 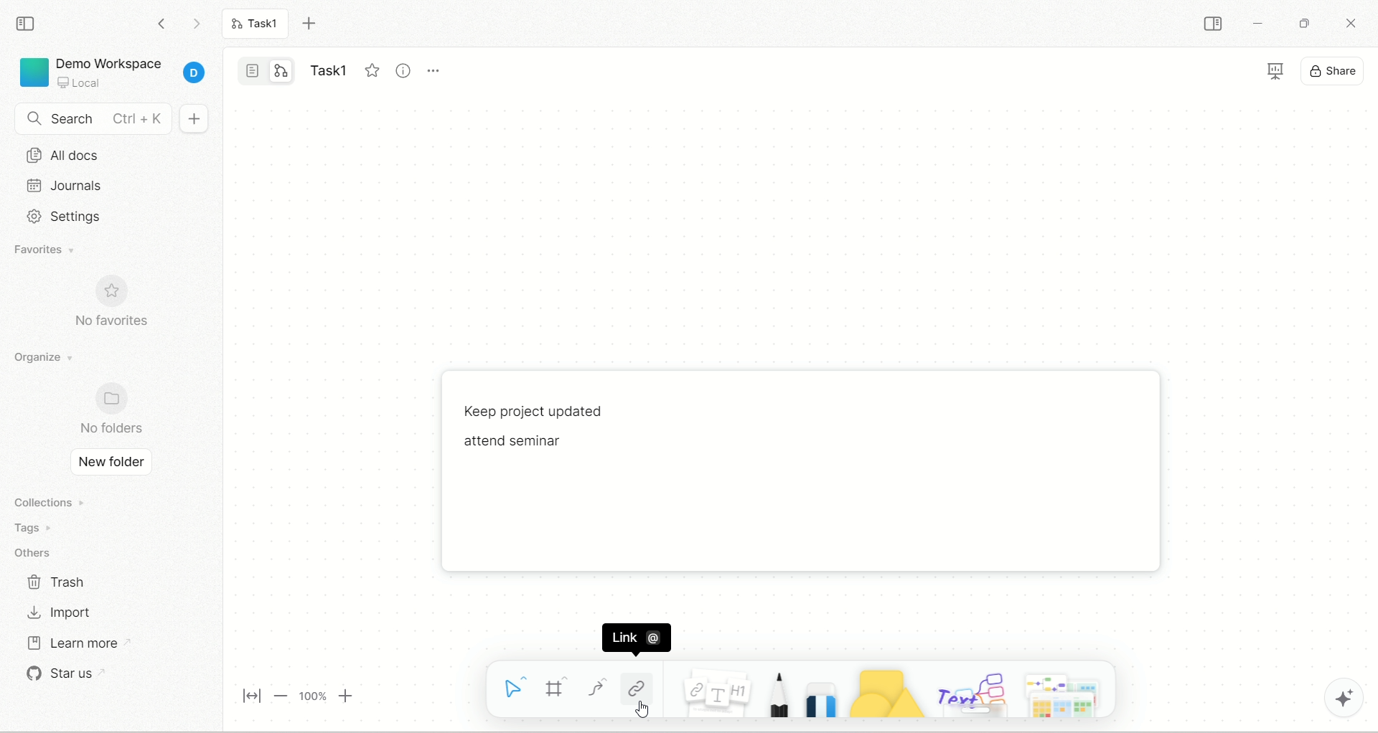 What do you see at coordinates (59, 613) in the screenshot?
I see `import` at bounding box center [59, 613].